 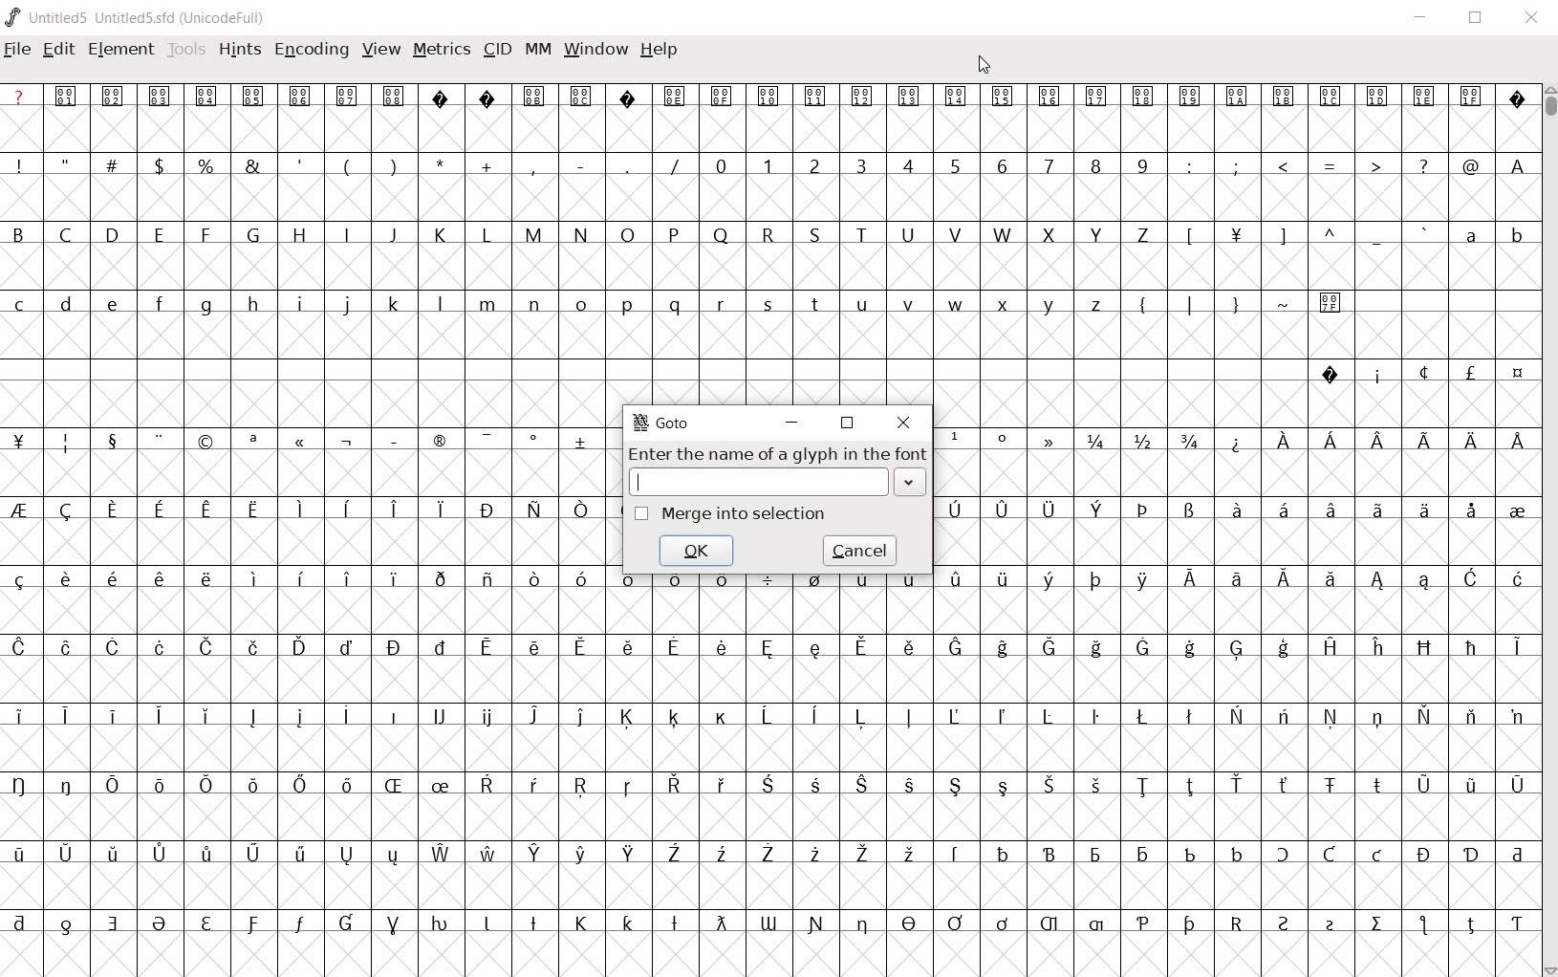 What do you see at coordinates (861, 233) in the screenshot?
I see `T` at bounding box center [861, 233].